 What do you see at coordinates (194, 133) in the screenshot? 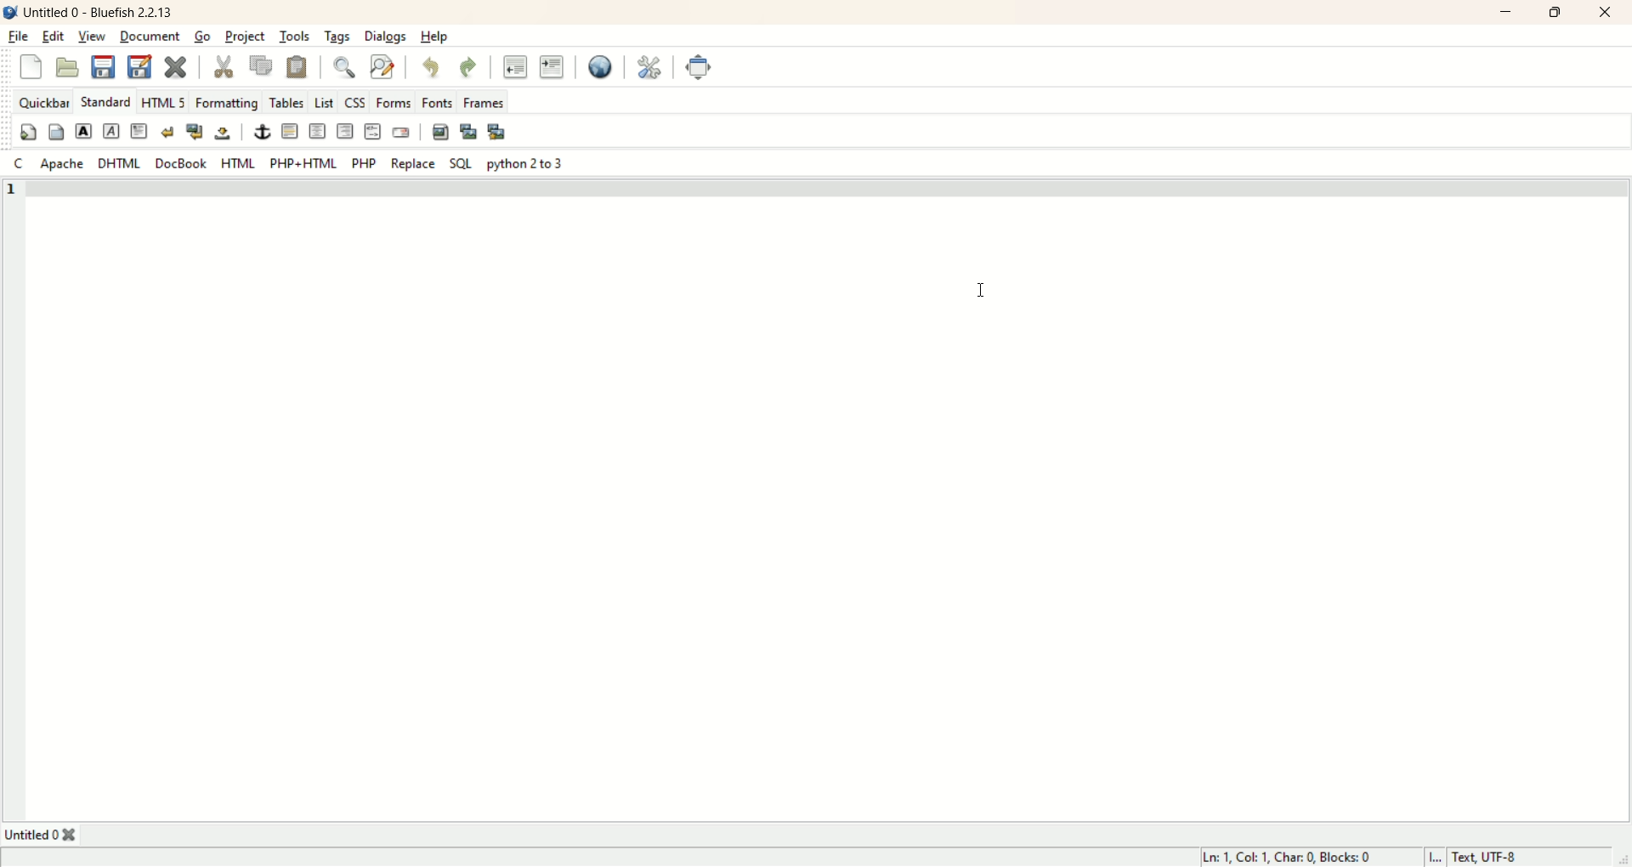
I see `break and clear` at bounding box center [194, 133].